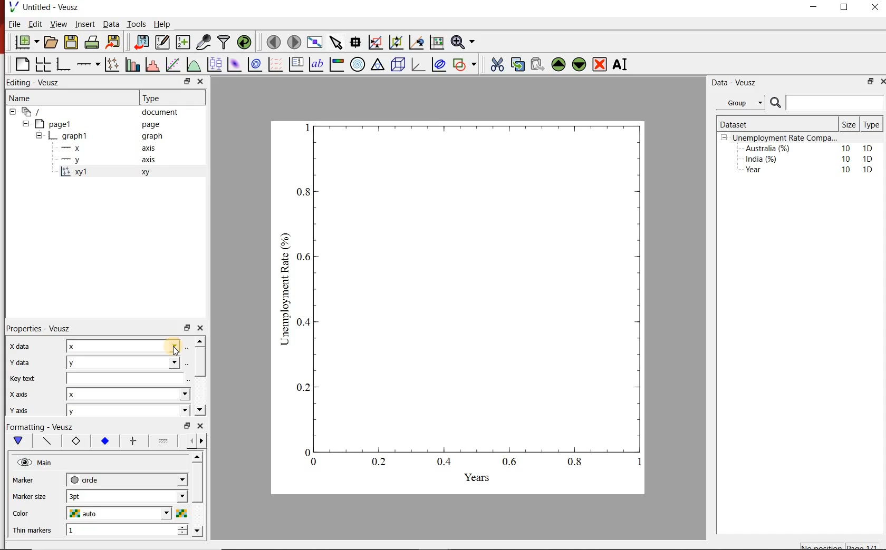 The image size is (886, 550). Describe the element at coordinates (43, 6) in the screenshot. I see `Untitled - Veusz` at that location.